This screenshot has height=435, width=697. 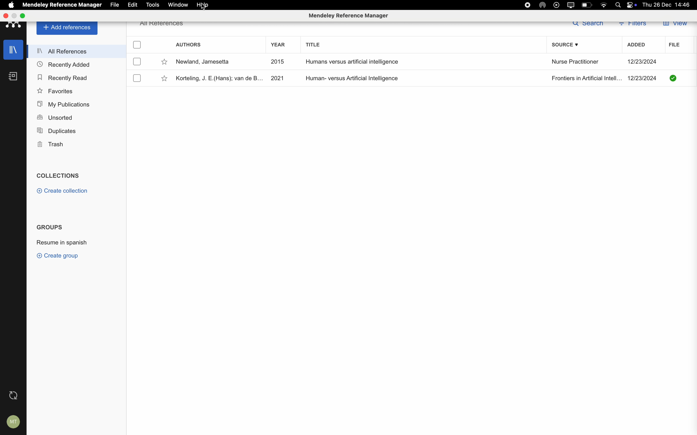 What do you see at coordinates (137, 45) in the screenshot?
I see `checkbox` at bounding box center [137, 45].